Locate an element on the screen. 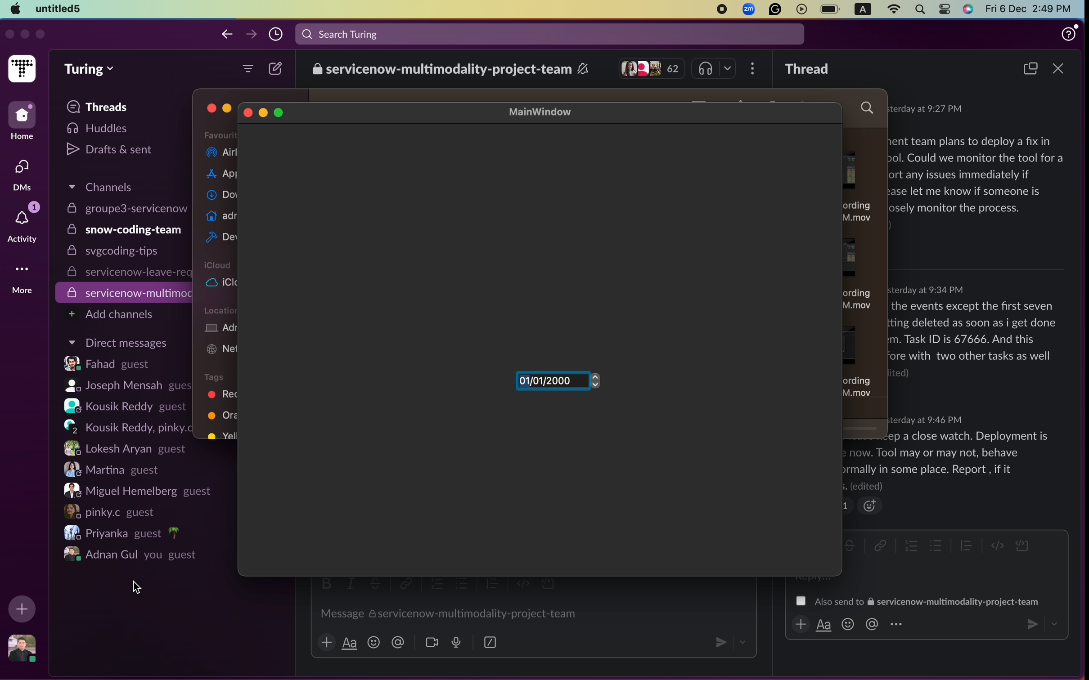  mute is located at coordinates (584, 69).